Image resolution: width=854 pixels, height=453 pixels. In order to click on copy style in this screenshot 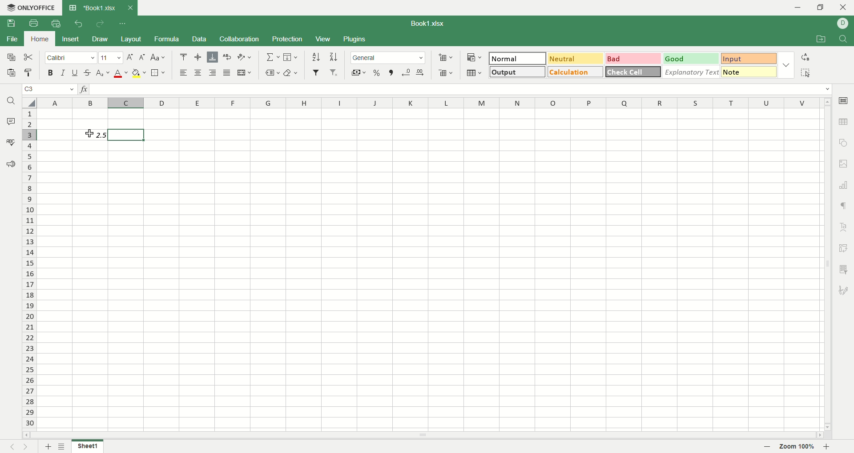, I will do `click(28, 72)`.